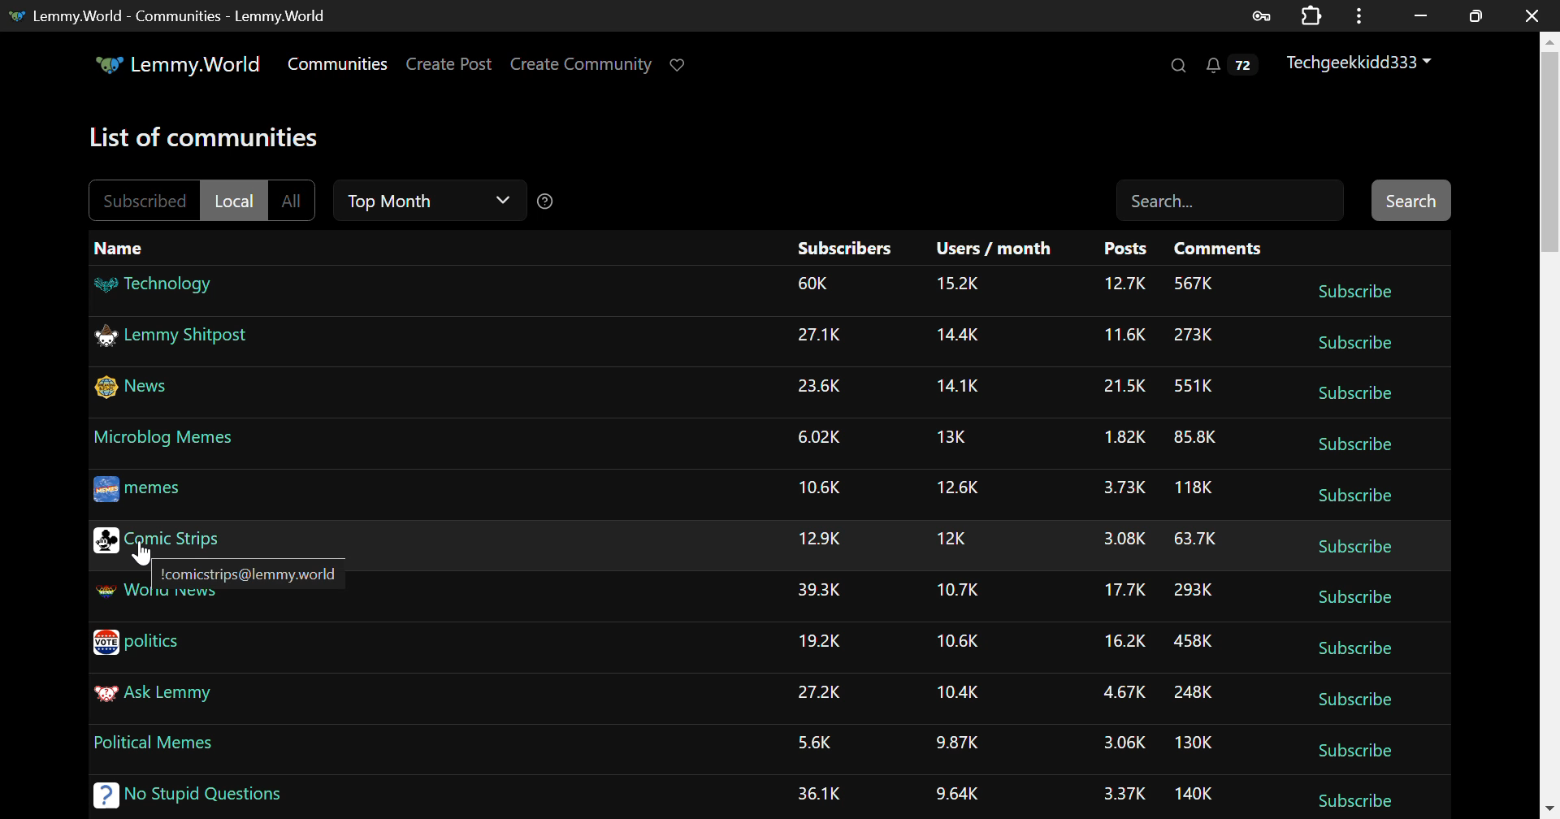 The height and width of the screenshot is (819, 1560). What do you see at coordinates (821, 386) in the screenshot?
I see `Amount` at bounding box center [821, 386].